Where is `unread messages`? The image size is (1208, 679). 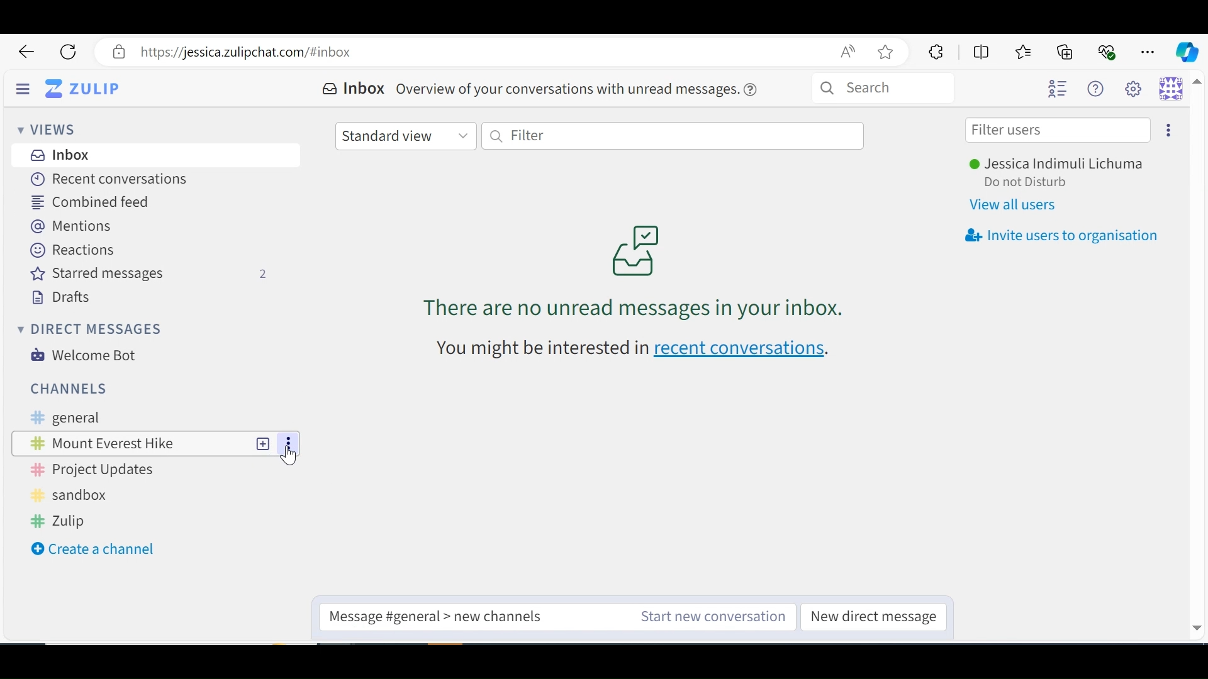
unread messages is located at coordinates (634, 270).